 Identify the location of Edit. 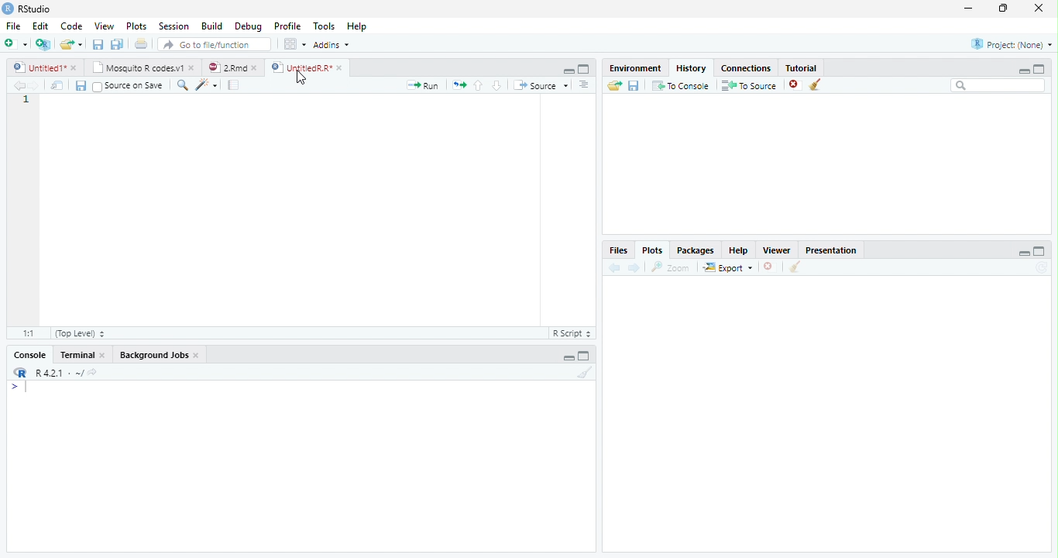
(43, 28).